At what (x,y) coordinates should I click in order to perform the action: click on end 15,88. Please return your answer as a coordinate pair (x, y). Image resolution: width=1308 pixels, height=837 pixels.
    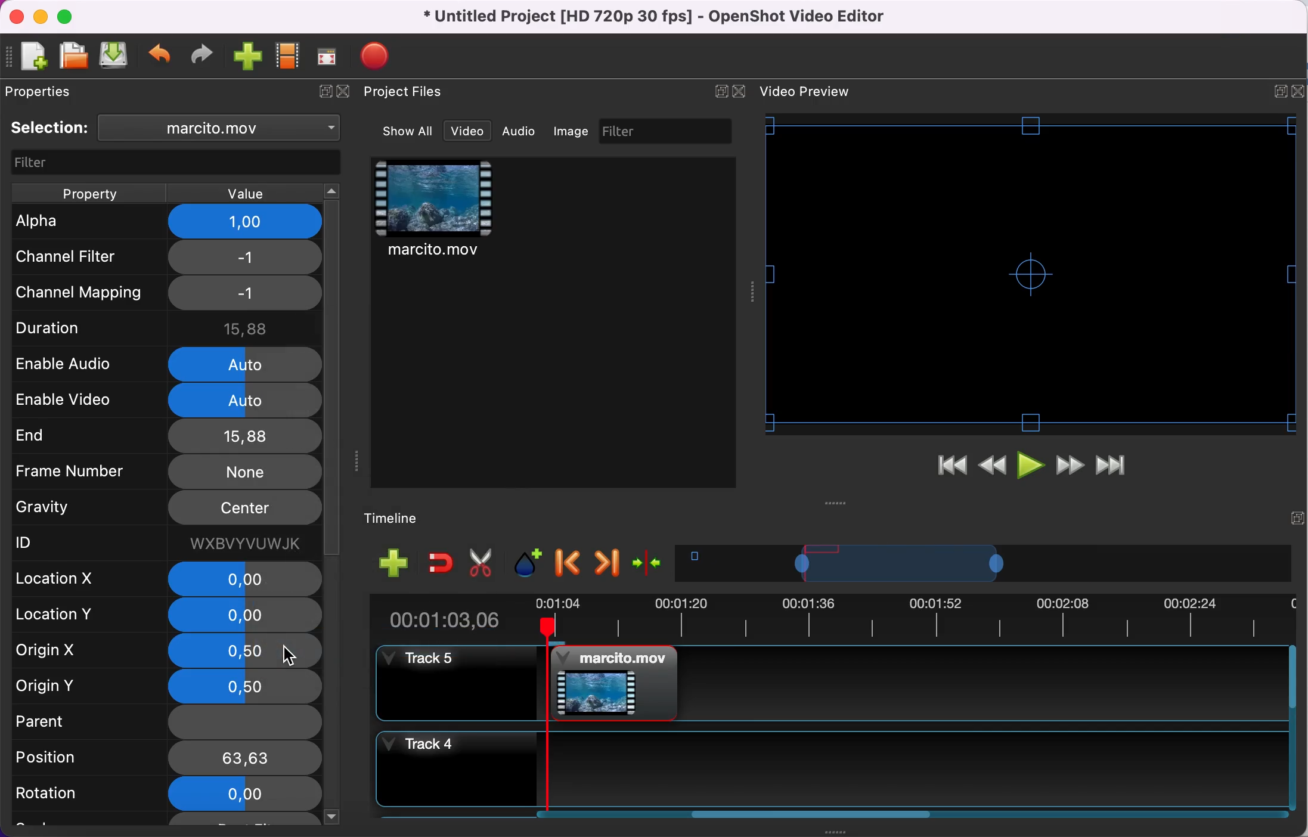
    Looking at the image, I should click on (164, 435).